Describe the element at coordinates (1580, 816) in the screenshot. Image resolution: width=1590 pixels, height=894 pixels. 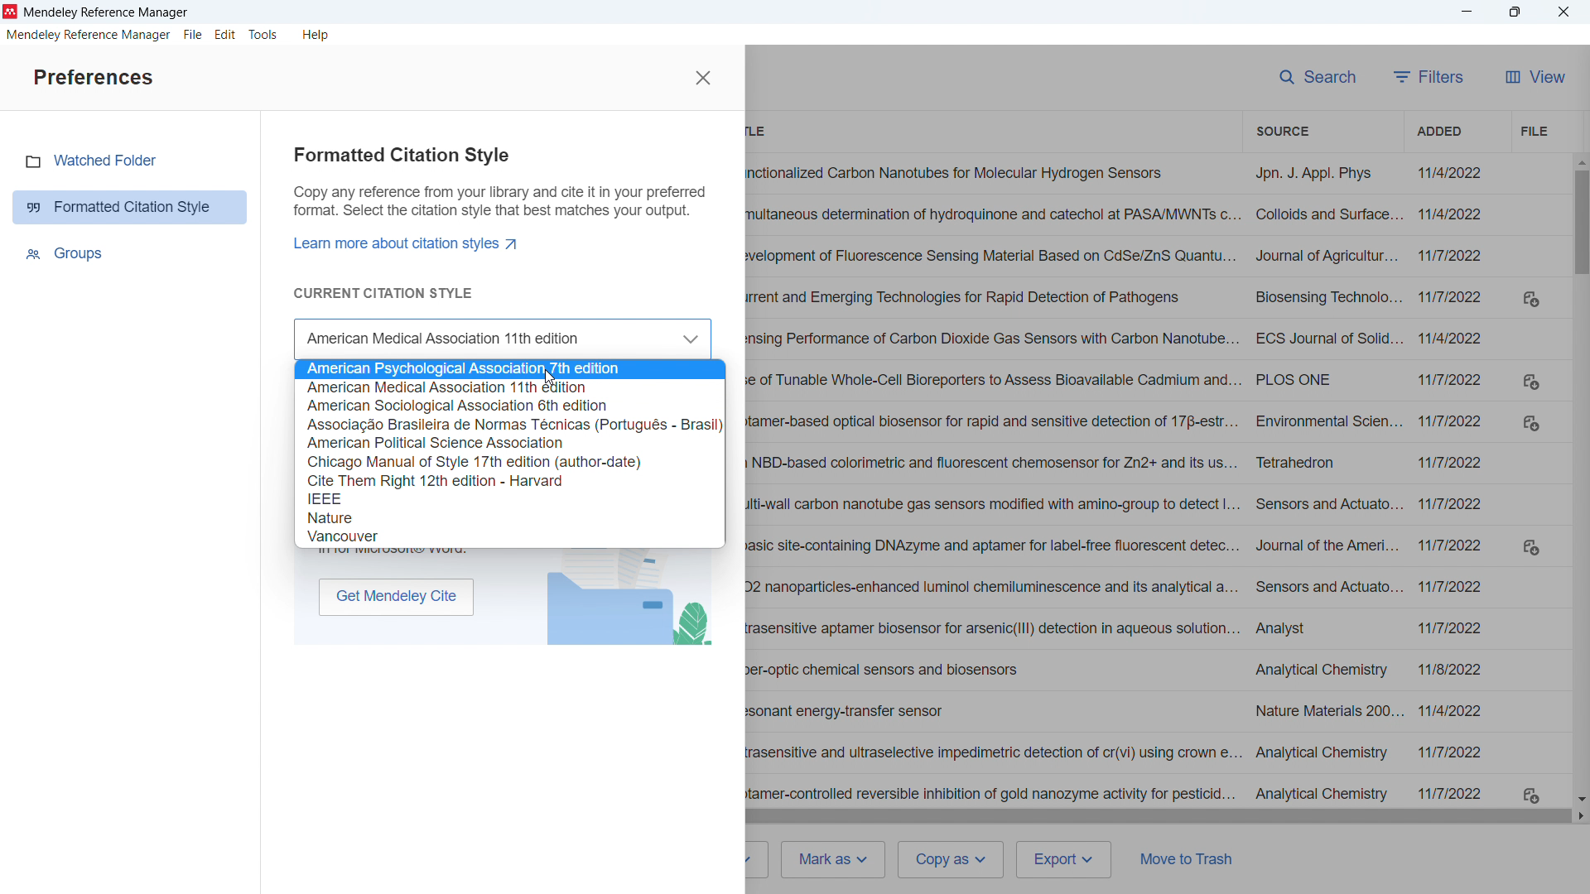
I see `Scroll right` at that location.